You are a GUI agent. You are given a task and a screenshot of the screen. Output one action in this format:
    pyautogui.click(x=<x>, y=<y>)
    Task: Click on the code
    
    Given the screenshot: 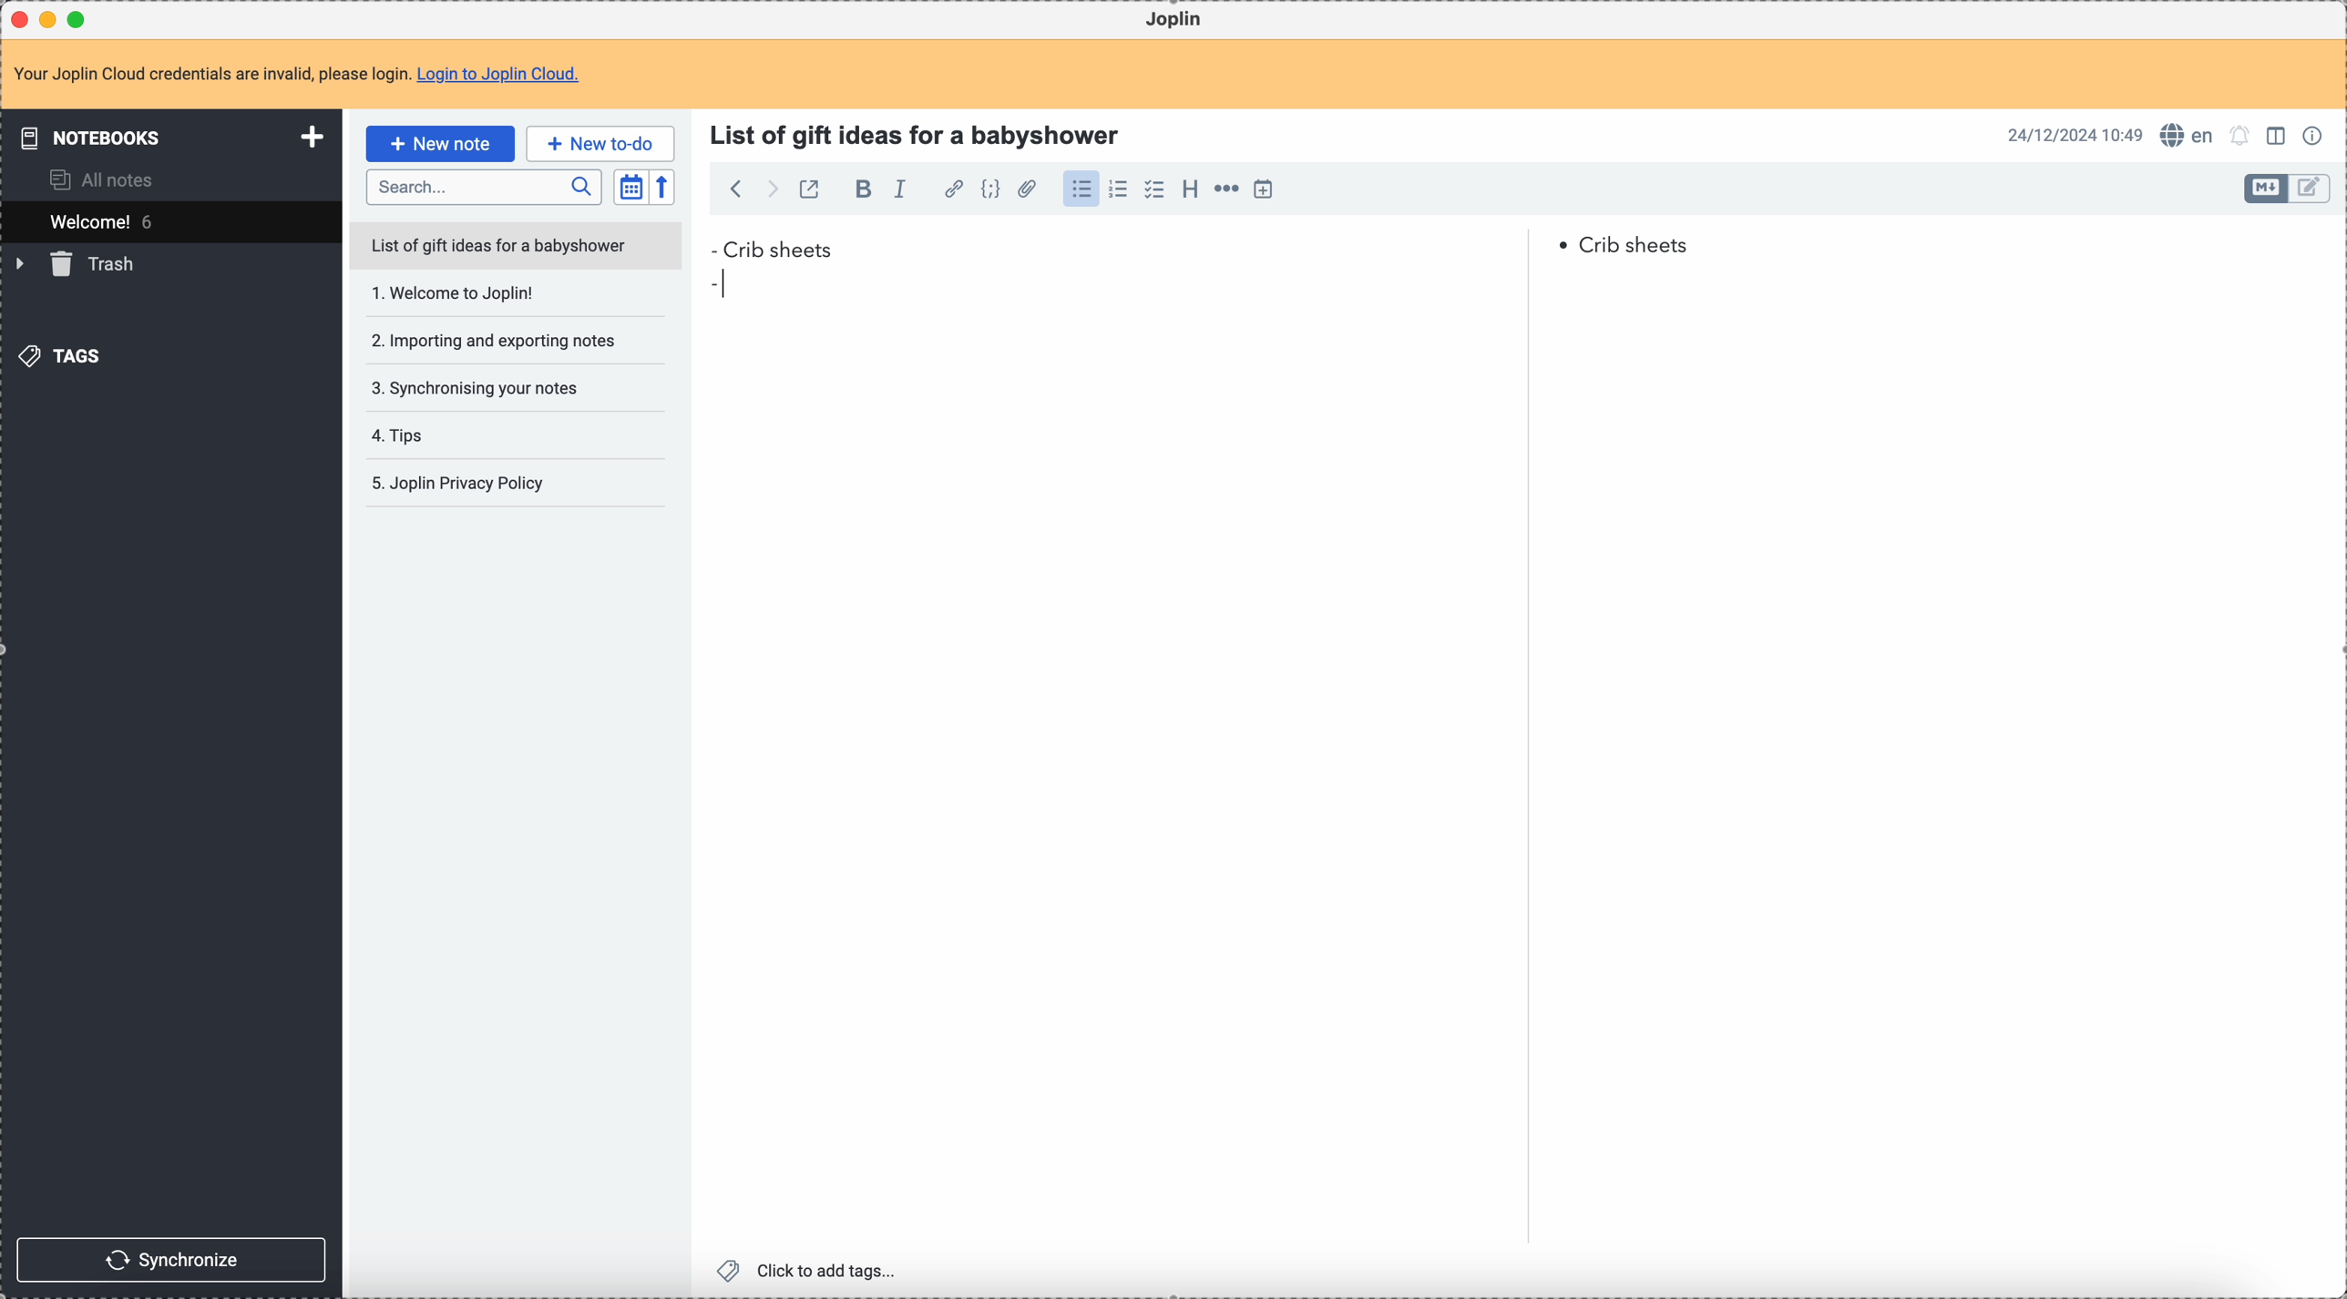 What is the action you would take?
    pyautogui.click(x=993, y=190)
    